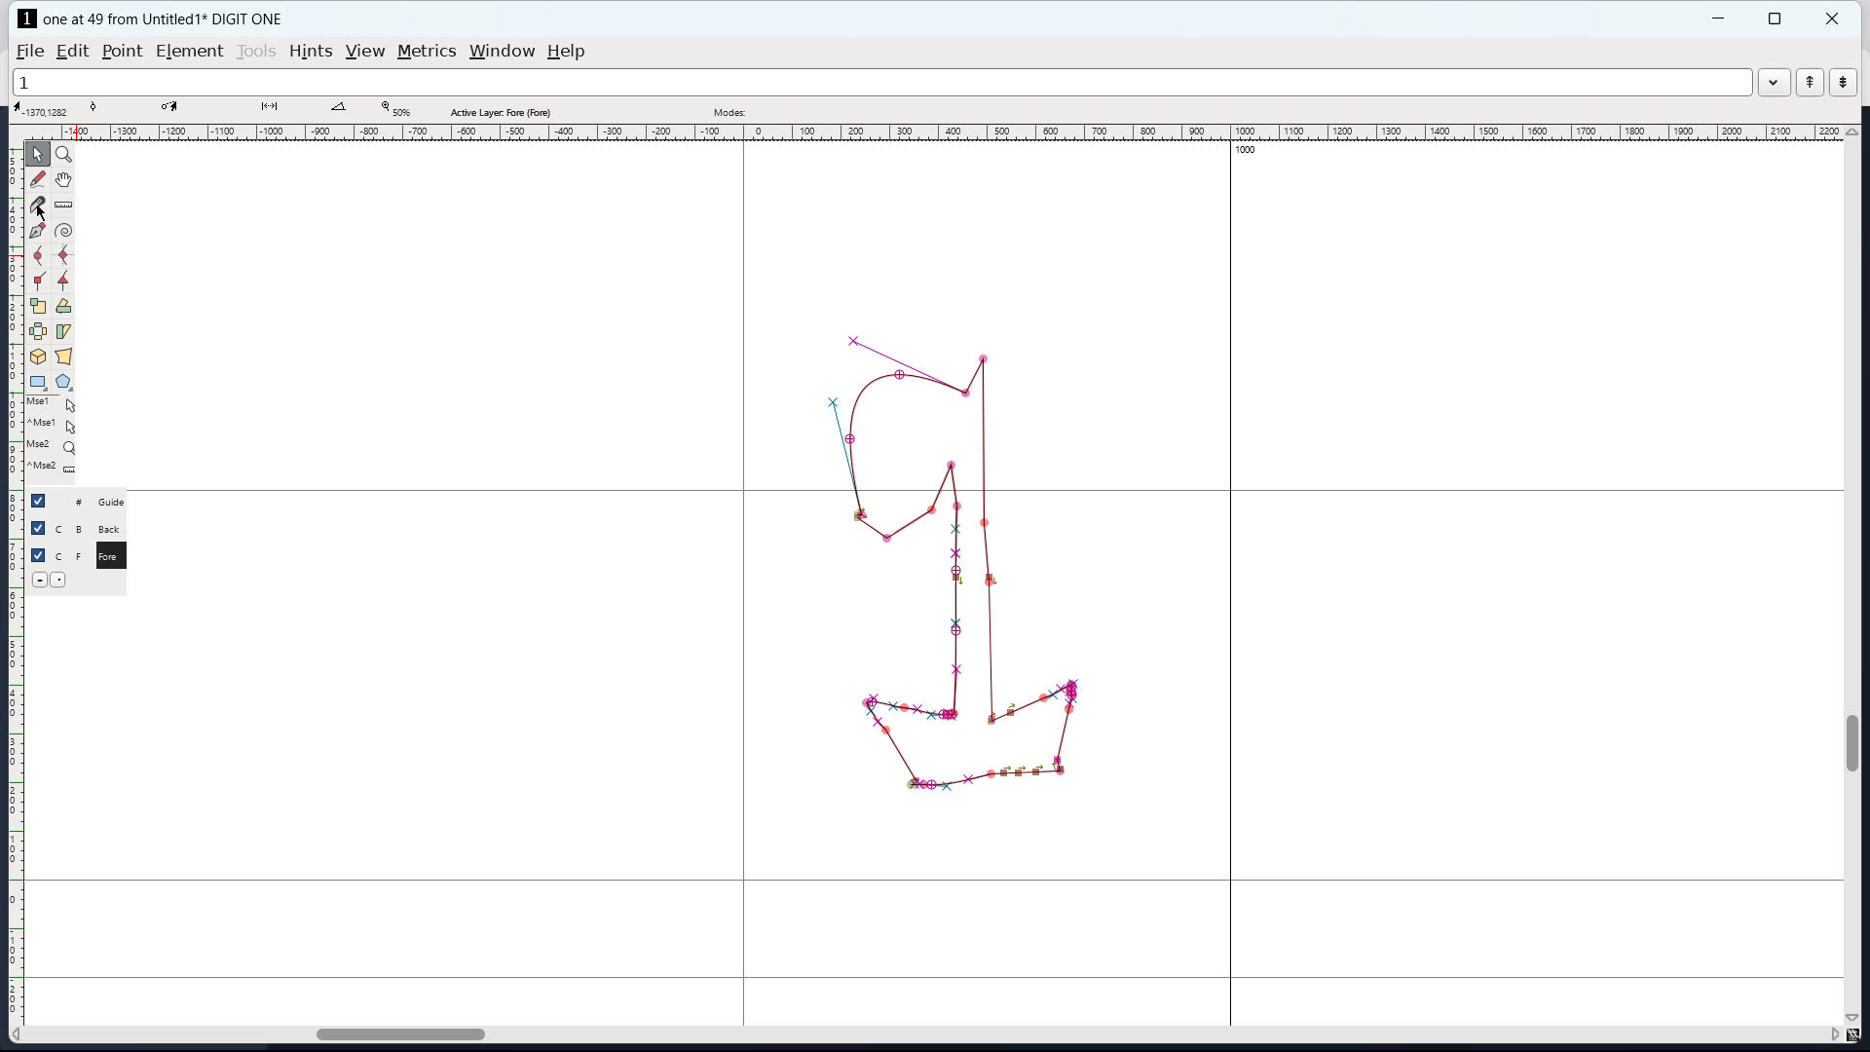 The width and height of the screenshot is (1870, 1052). Describe the element at coordinates (566, 52) in the screenshot. I see `help` at that location.